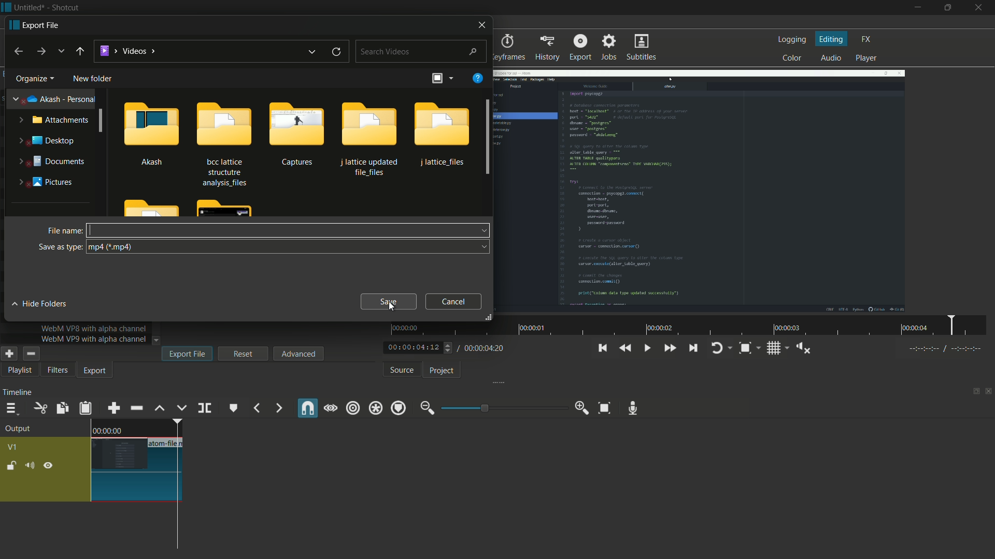  What do you see at coordinates (803, 349) in the screenshot?
I see `show volume control` at bounding box center [803, 349].